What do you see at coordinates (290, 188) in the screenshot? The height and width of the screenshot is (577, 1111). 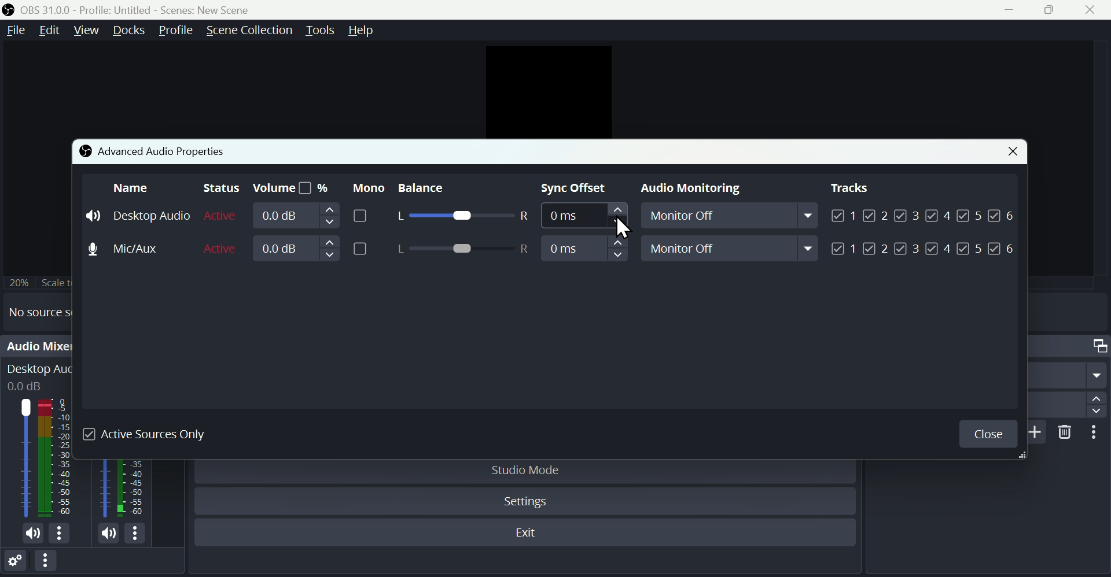 I see `Volume percentage` at bounding box center [290, 188].